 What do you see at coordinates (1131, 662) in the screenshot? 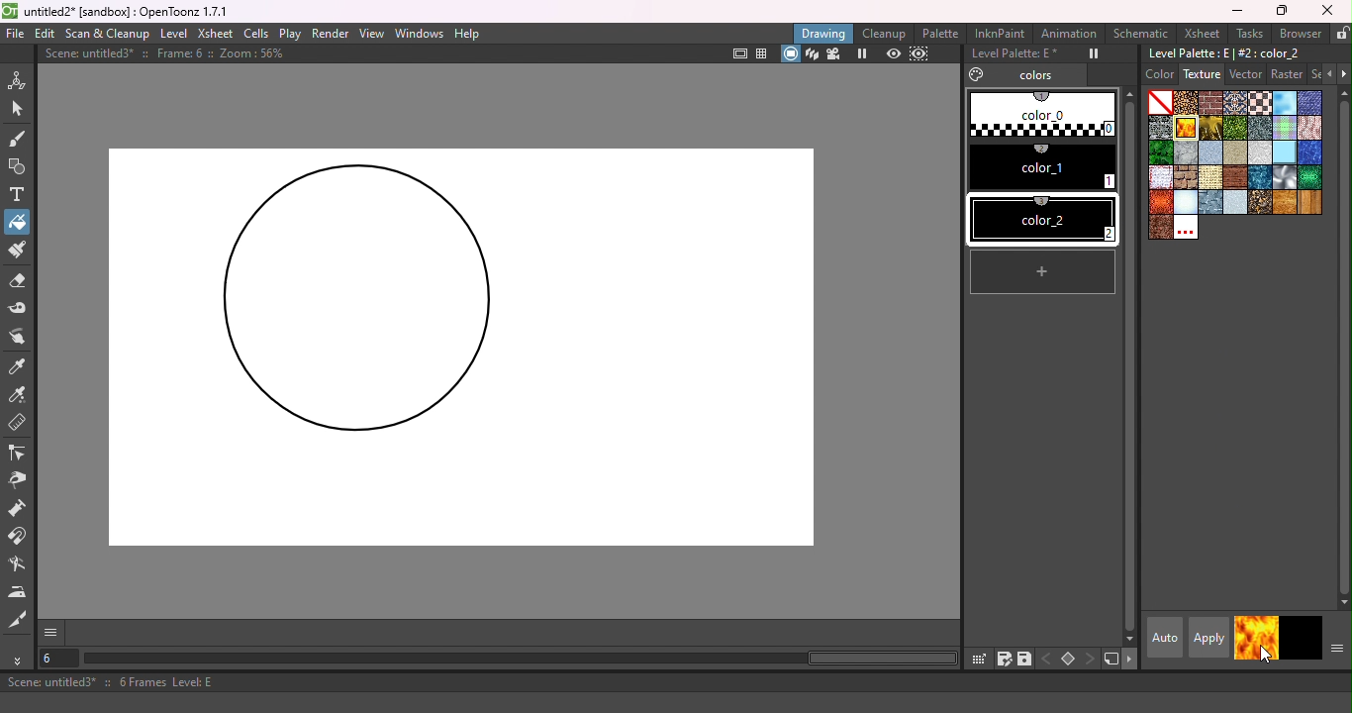
I see `next ` at bounding box center [1131, 662].